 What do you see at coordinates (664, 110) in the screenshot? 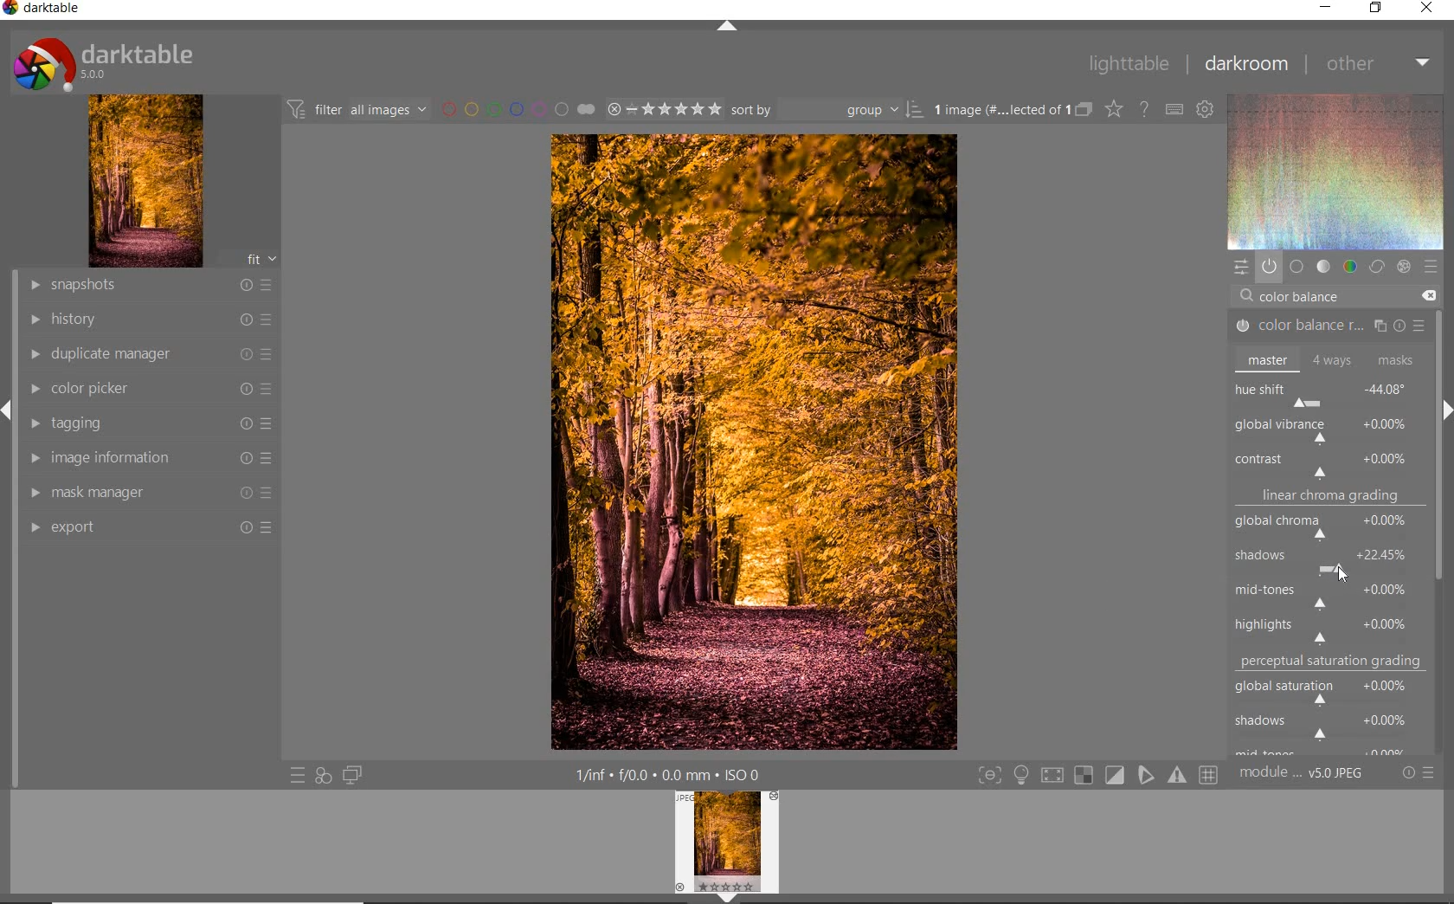
I see `selected image range rating` at bounding box center [664, 110].